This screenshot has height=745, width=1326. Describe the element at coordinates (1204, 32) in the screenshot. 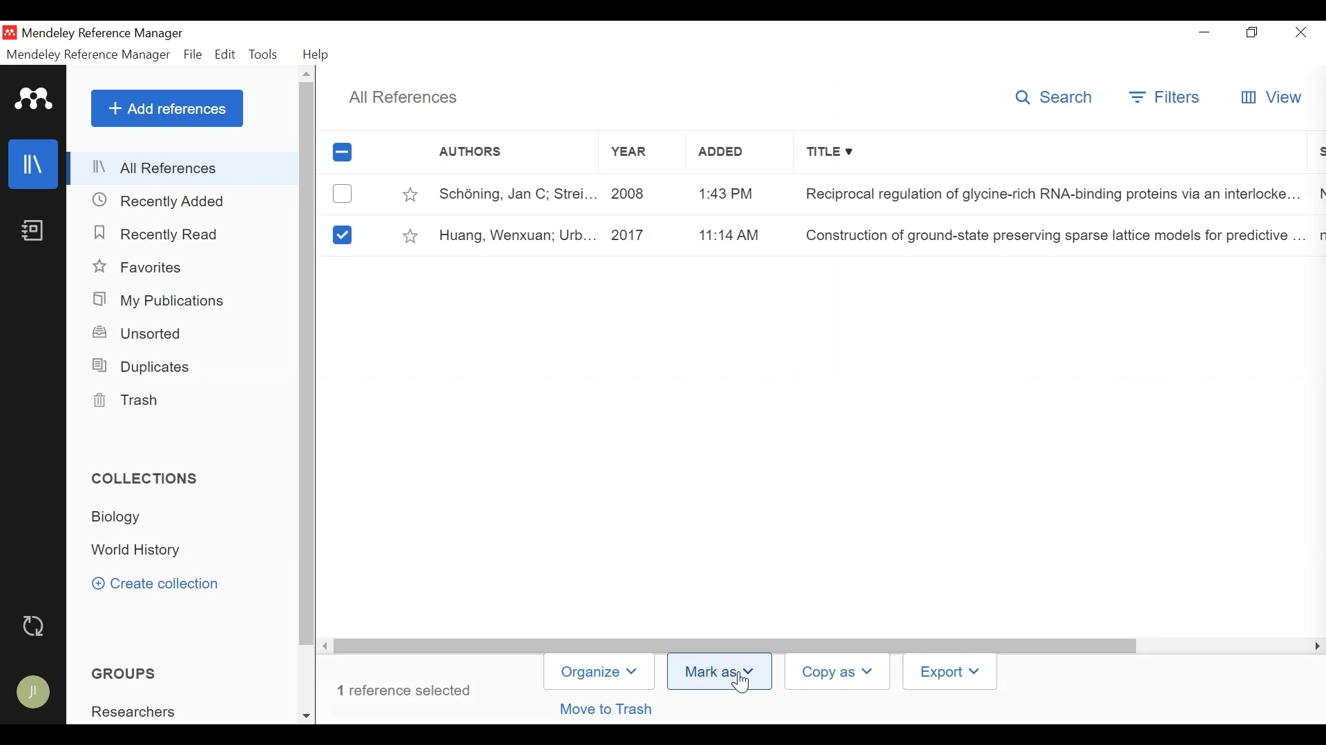

I see `minimize` at that location.